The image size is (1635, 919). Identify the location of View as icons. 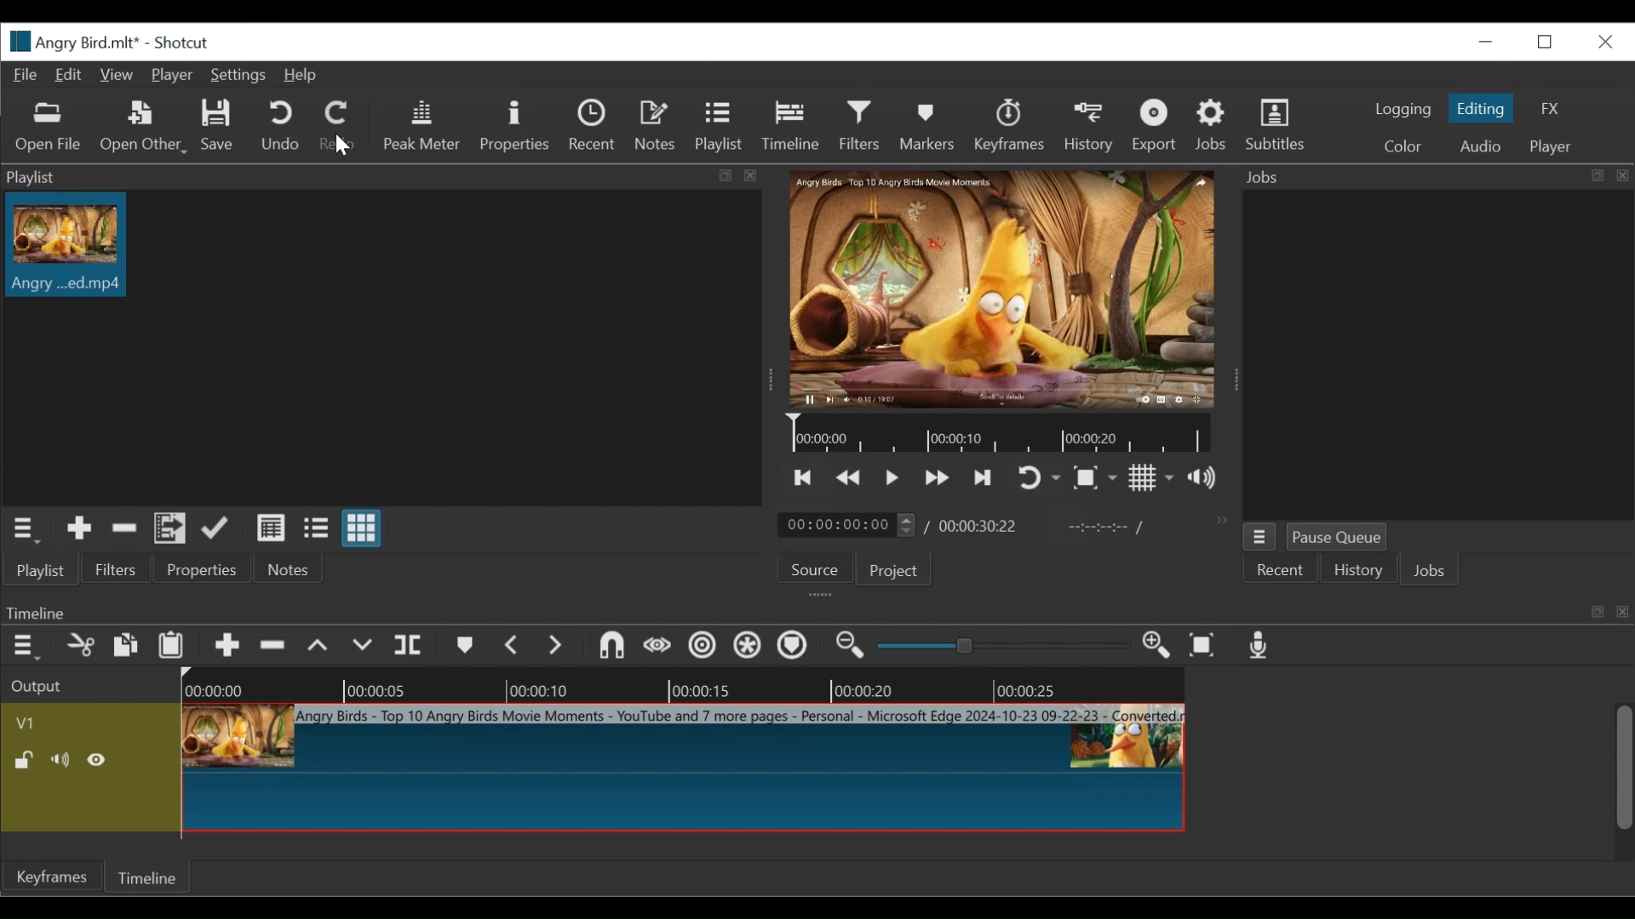
(362, 527).